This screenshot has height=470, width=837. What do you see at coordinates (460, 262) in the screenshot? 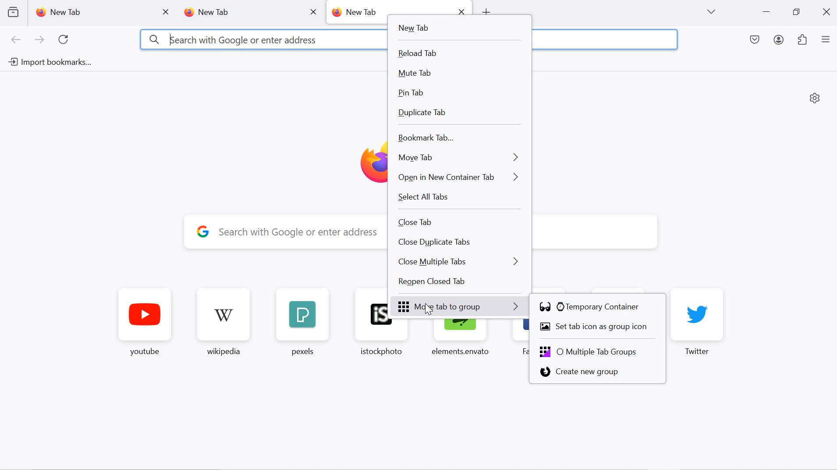
I see `close multiple tabs` at bounding box center [460, 262].